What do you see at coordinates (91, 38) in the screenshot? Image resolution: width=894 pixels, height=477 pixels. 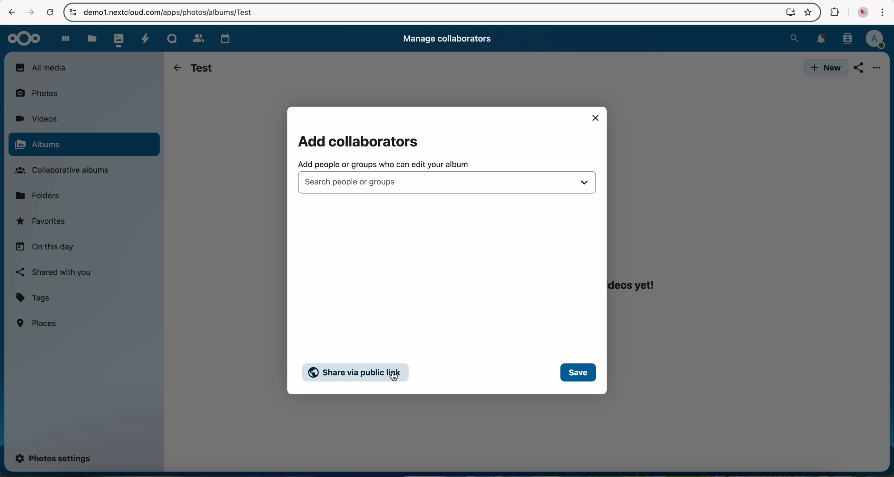 I see `files` at bounding box center [91, 38].